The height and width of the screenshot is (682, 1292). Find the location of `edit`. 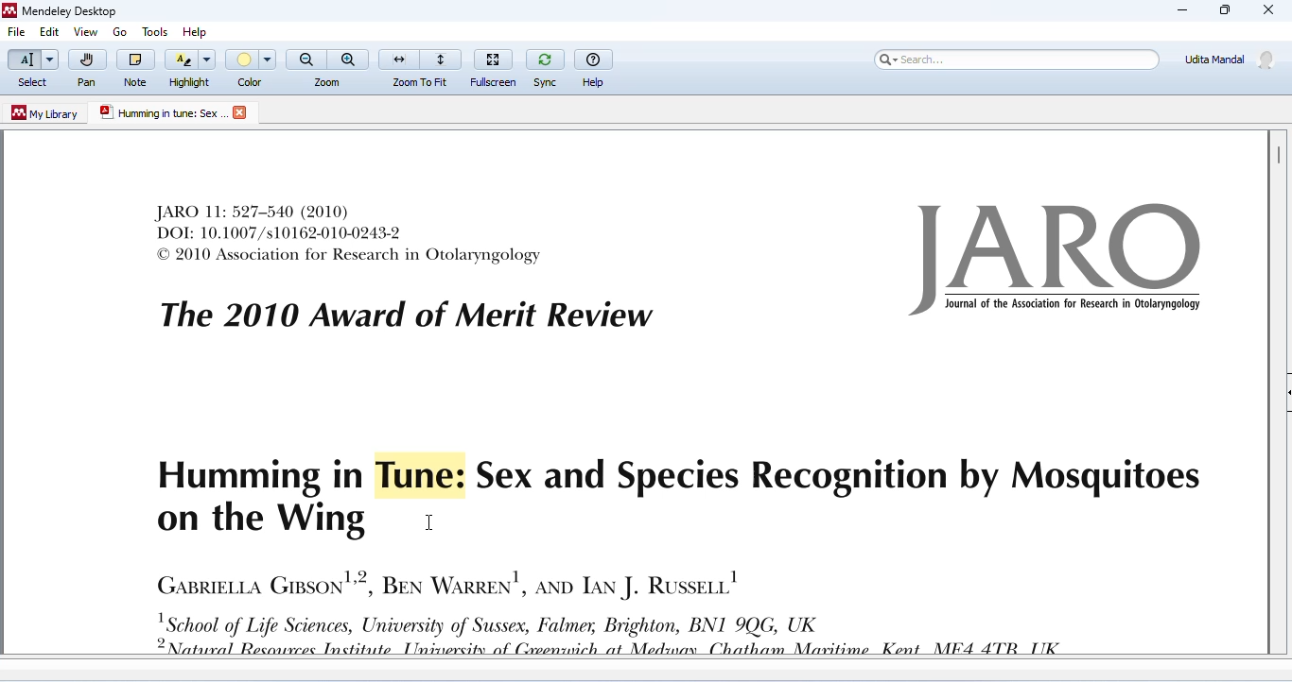

edit is located at coordinates (48, 33).